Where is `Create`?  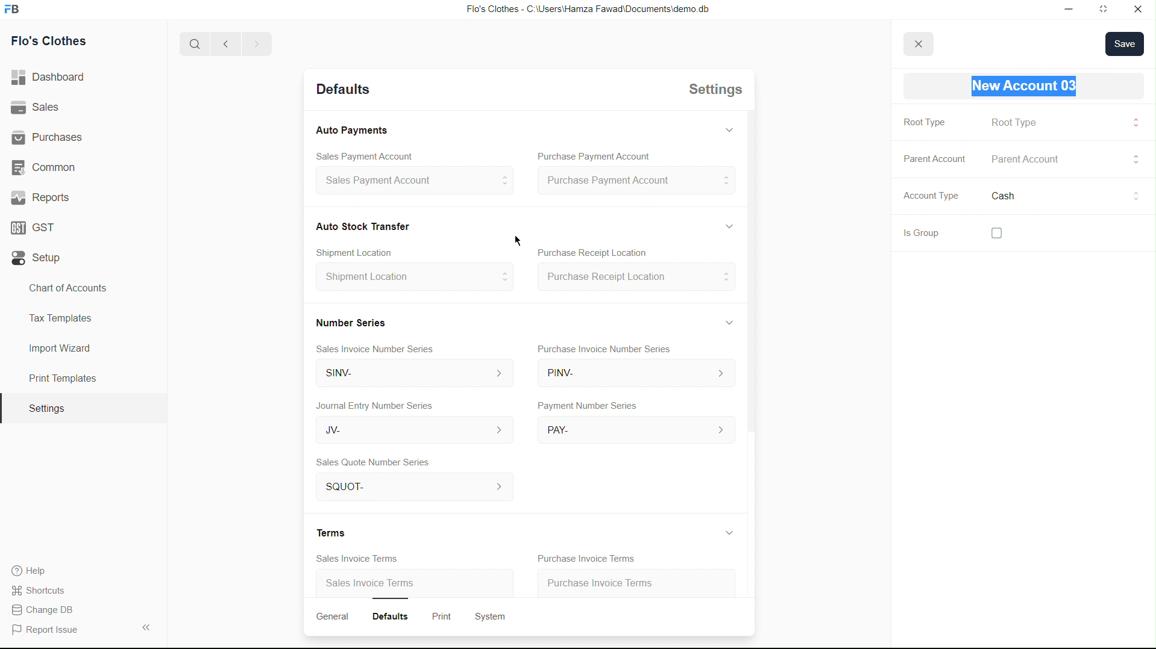
Create is located at coordinates (362, 250).